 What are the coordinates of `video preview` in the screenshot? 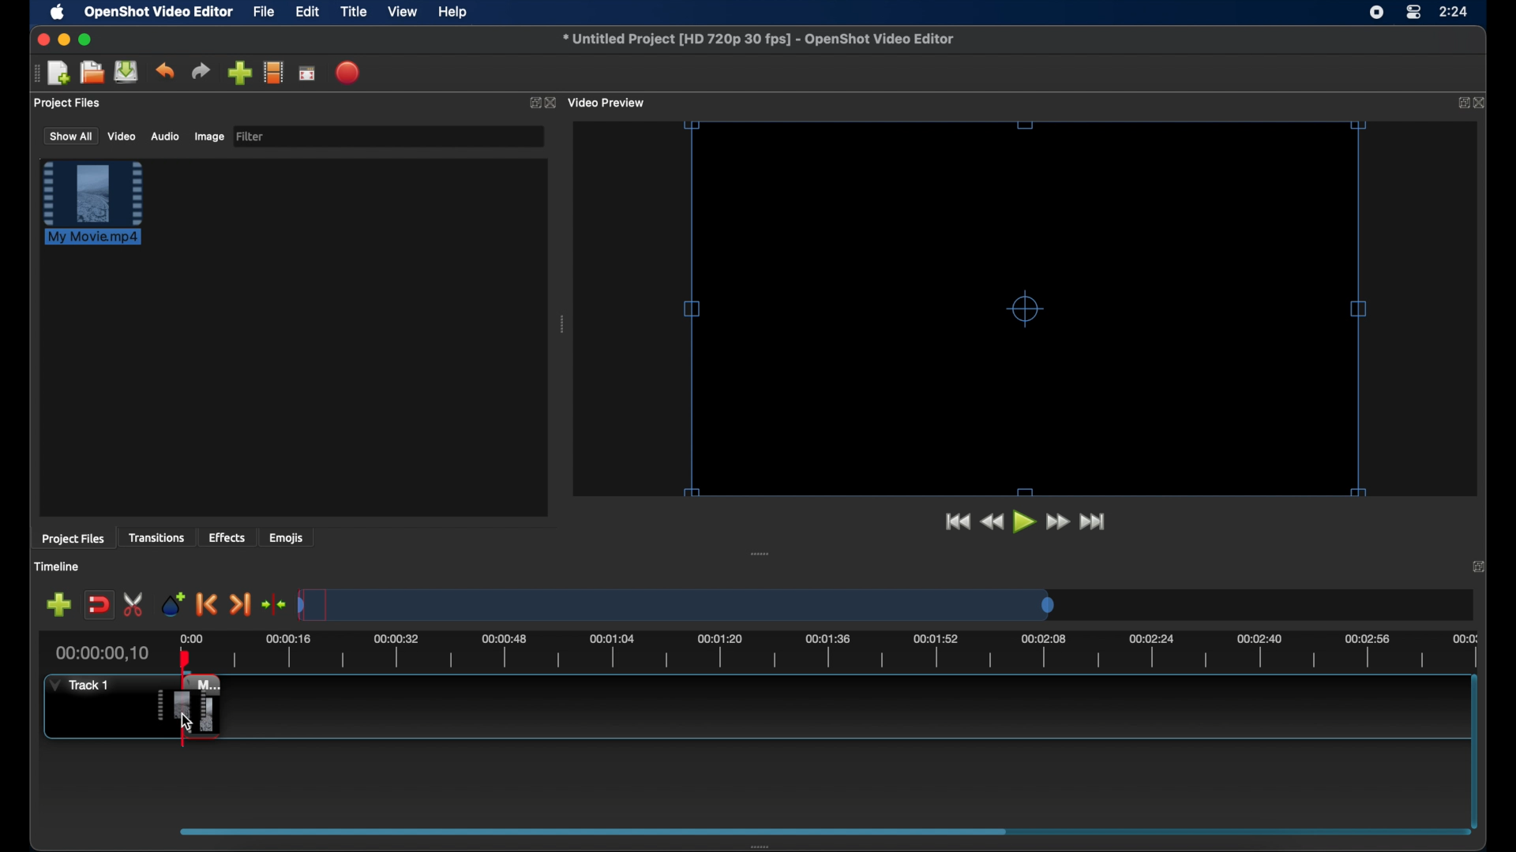 It's located at (608, 102).